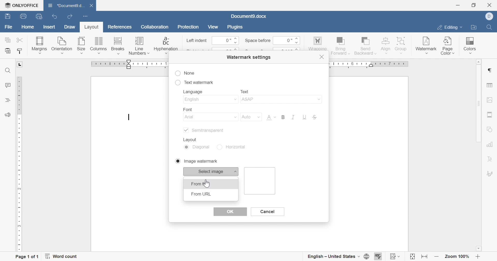  Describe the element at coordinates (19, 164) in the screenshot. I see `ruler` at that location.